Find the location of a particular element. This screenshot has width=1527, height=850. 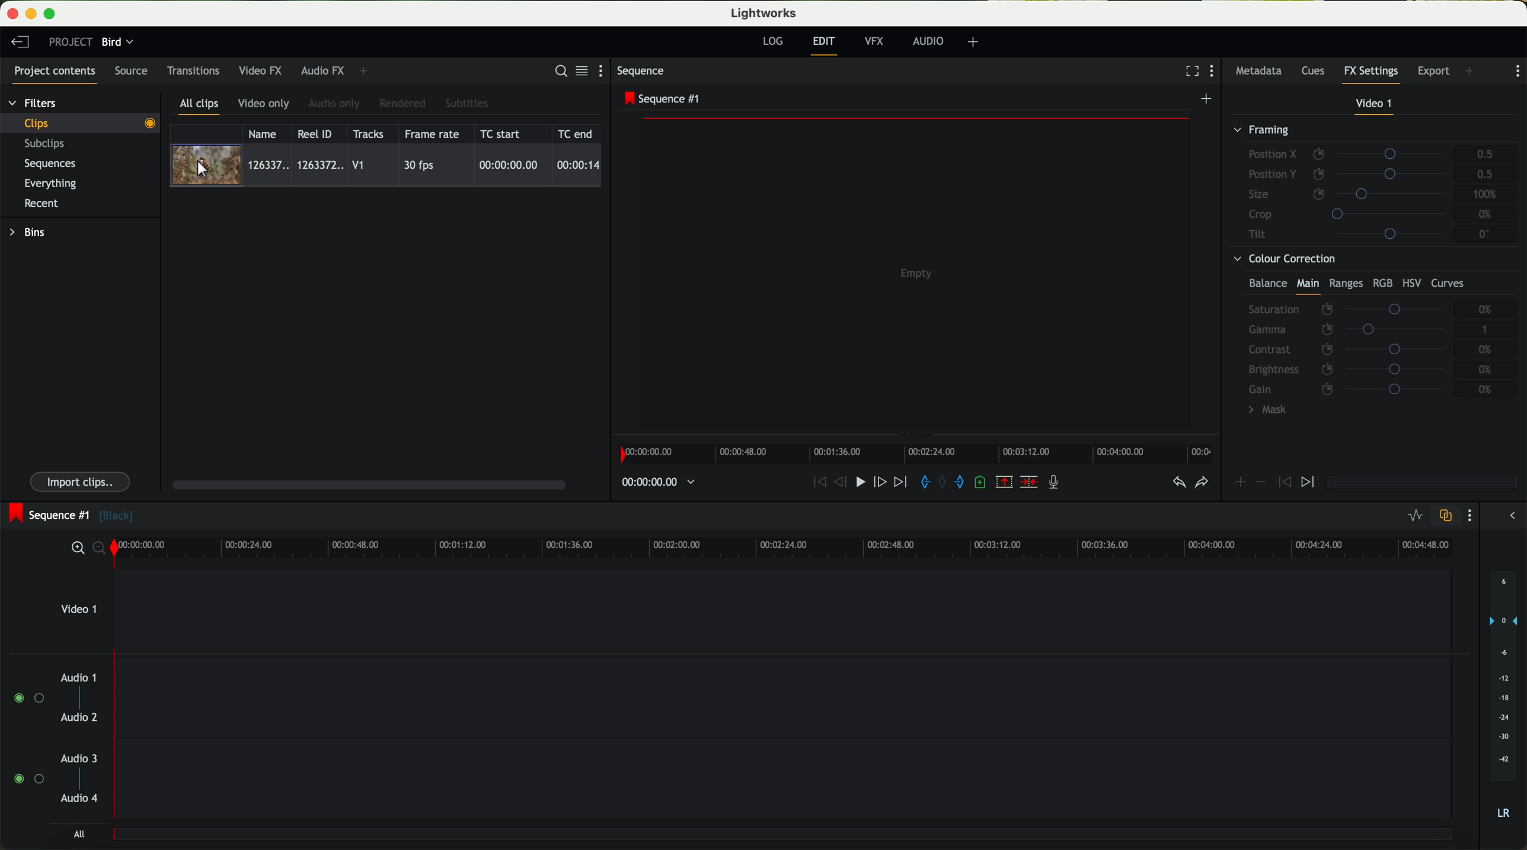

timeline is located at coordinates (912, 451).